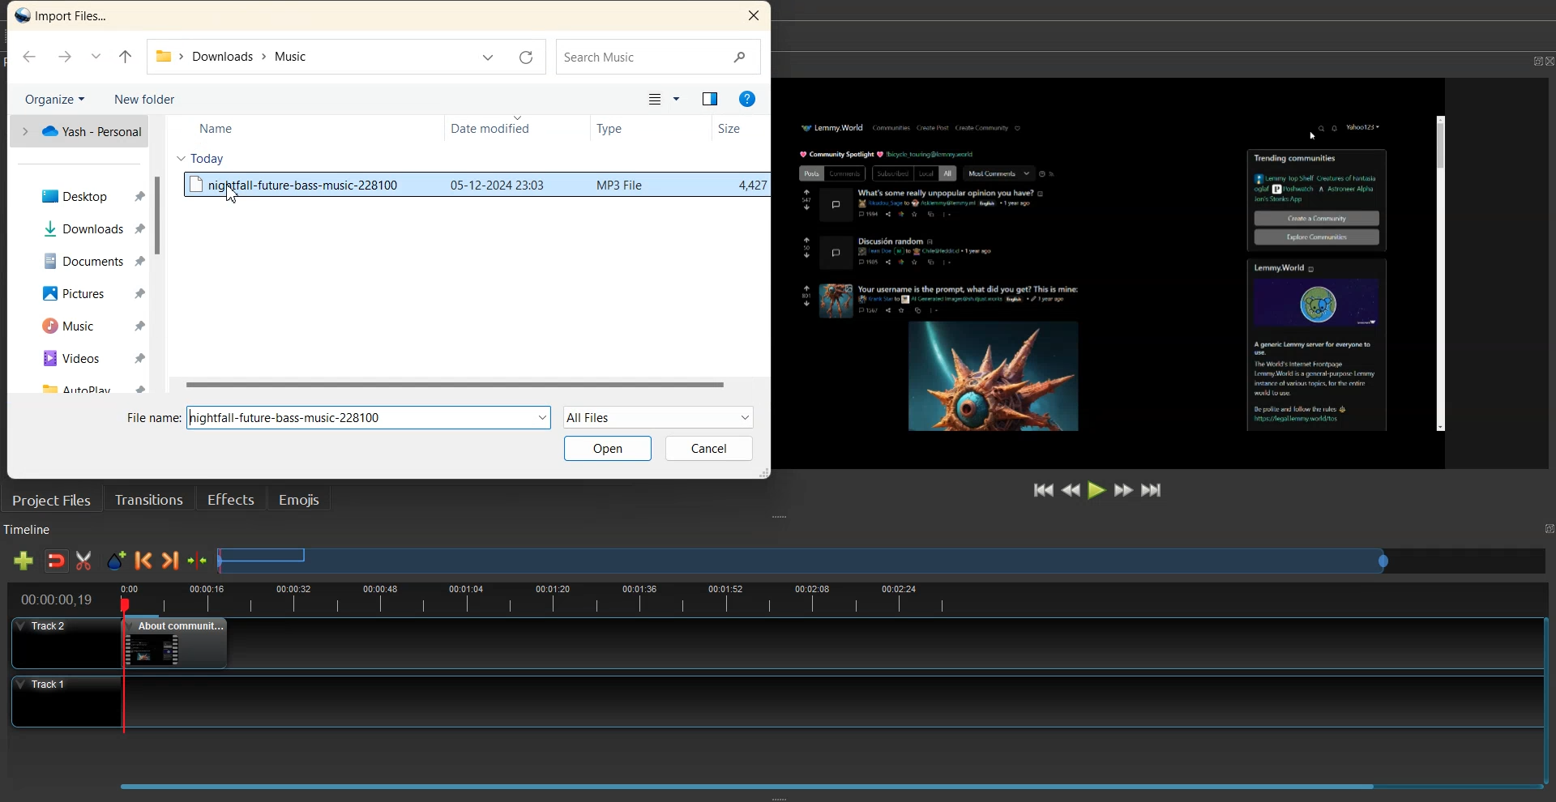 Image resolution: width=1556 pixels, height=802 pixels. Describe the element at coordinates (54, 98) in the screenshot. I see `Organize` at that location.